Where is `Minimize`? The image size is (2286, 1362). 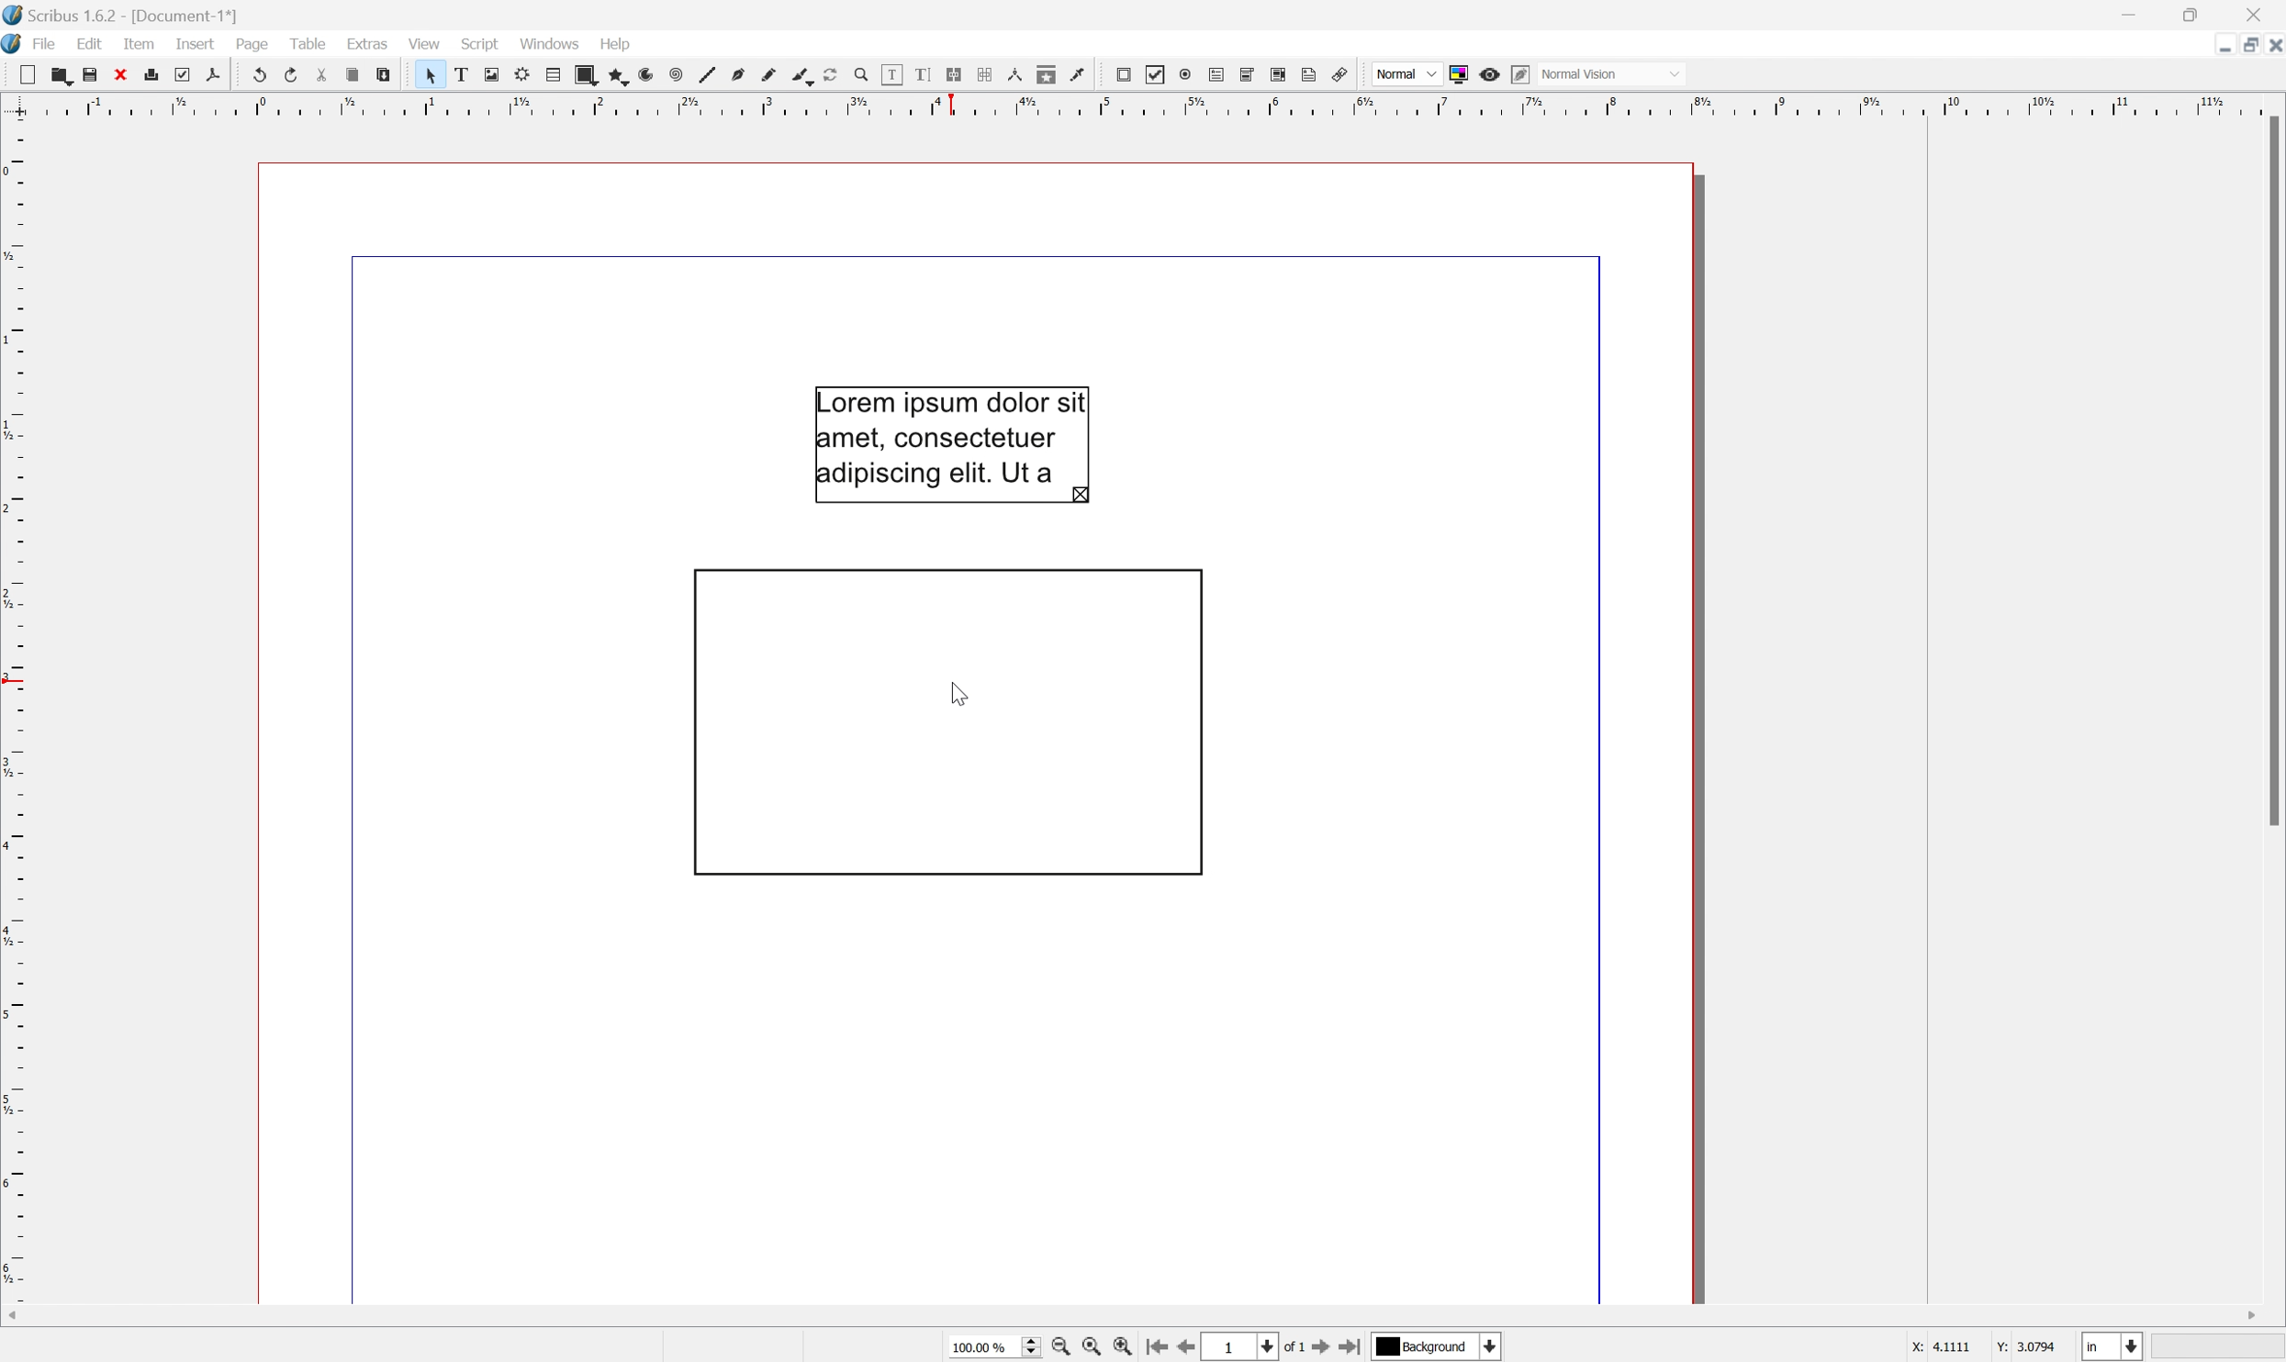
Minimize is located at coordinates (2210, 44).